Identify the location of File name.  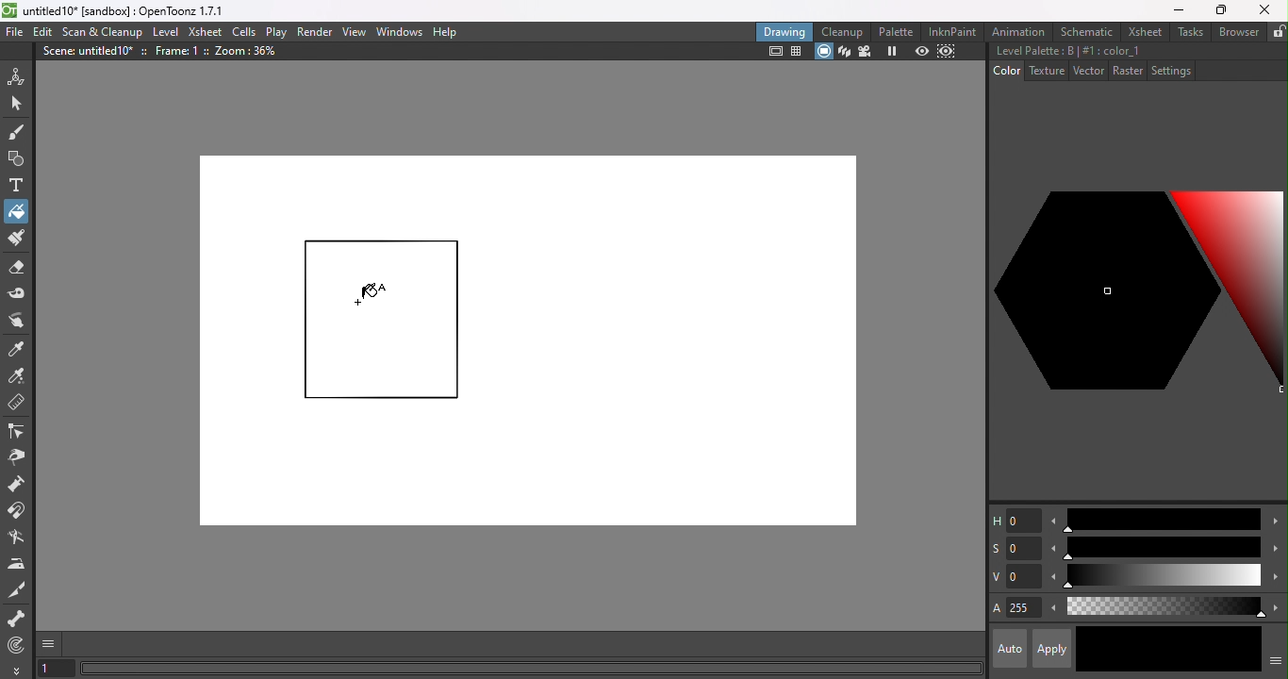
(131, 11).